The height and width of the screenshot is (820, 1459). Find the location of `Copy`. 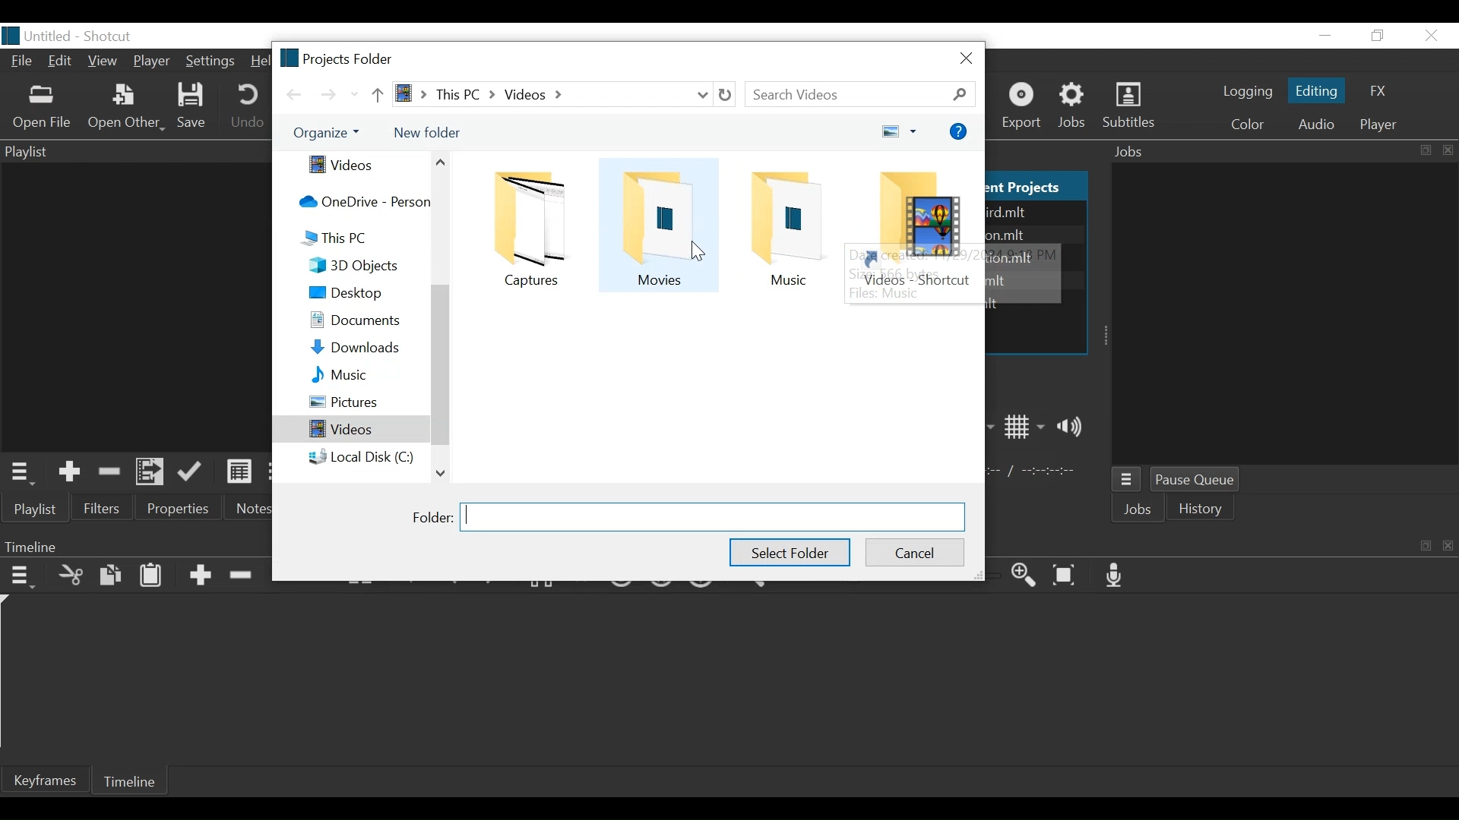

Copy is located at coordinates (112, 576).